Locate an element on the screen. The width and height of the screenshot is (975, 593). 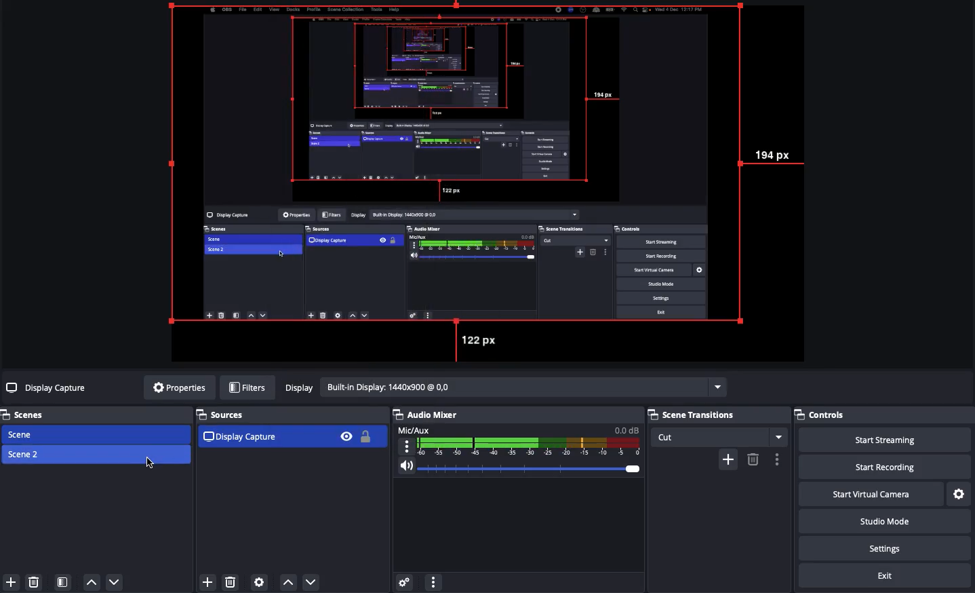
add is located at coordinates (204, 581).